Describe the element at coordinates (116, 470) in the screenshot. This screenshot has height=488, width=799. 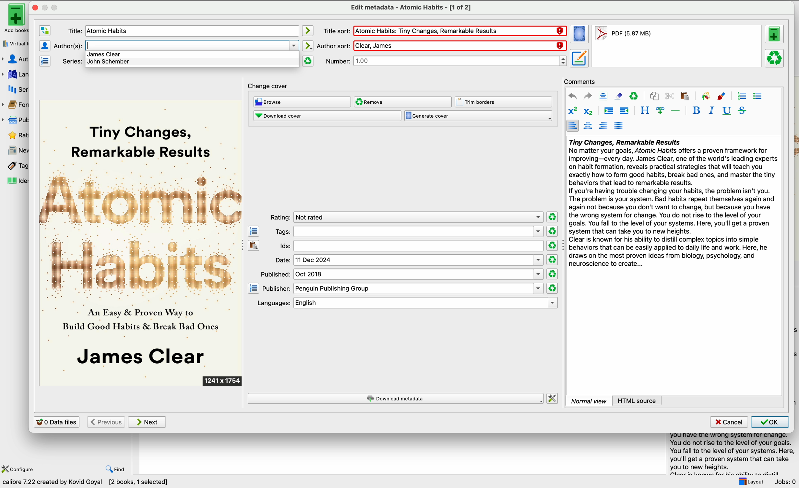
I see `find` at that location.